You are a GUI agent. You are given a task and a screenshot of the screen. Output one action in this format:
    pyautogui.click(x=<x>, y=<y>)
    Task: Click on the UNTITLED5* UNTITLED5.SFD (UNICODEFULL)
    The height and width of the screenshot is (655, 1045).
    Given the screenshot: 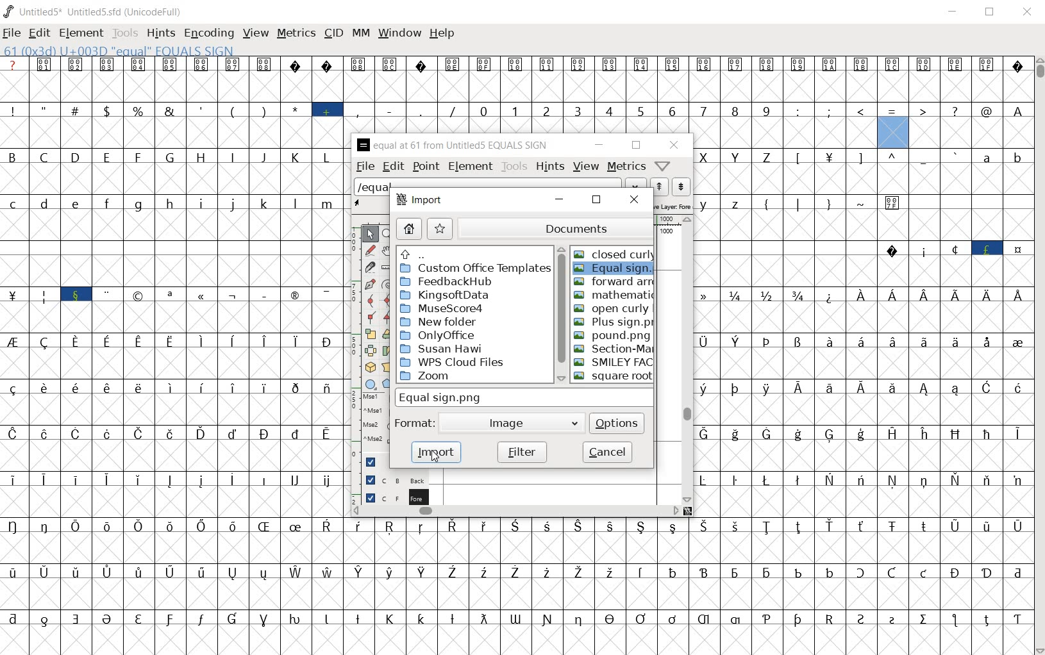 What is the action you would take?
    pyautogui.click(x=96, y=11)
    